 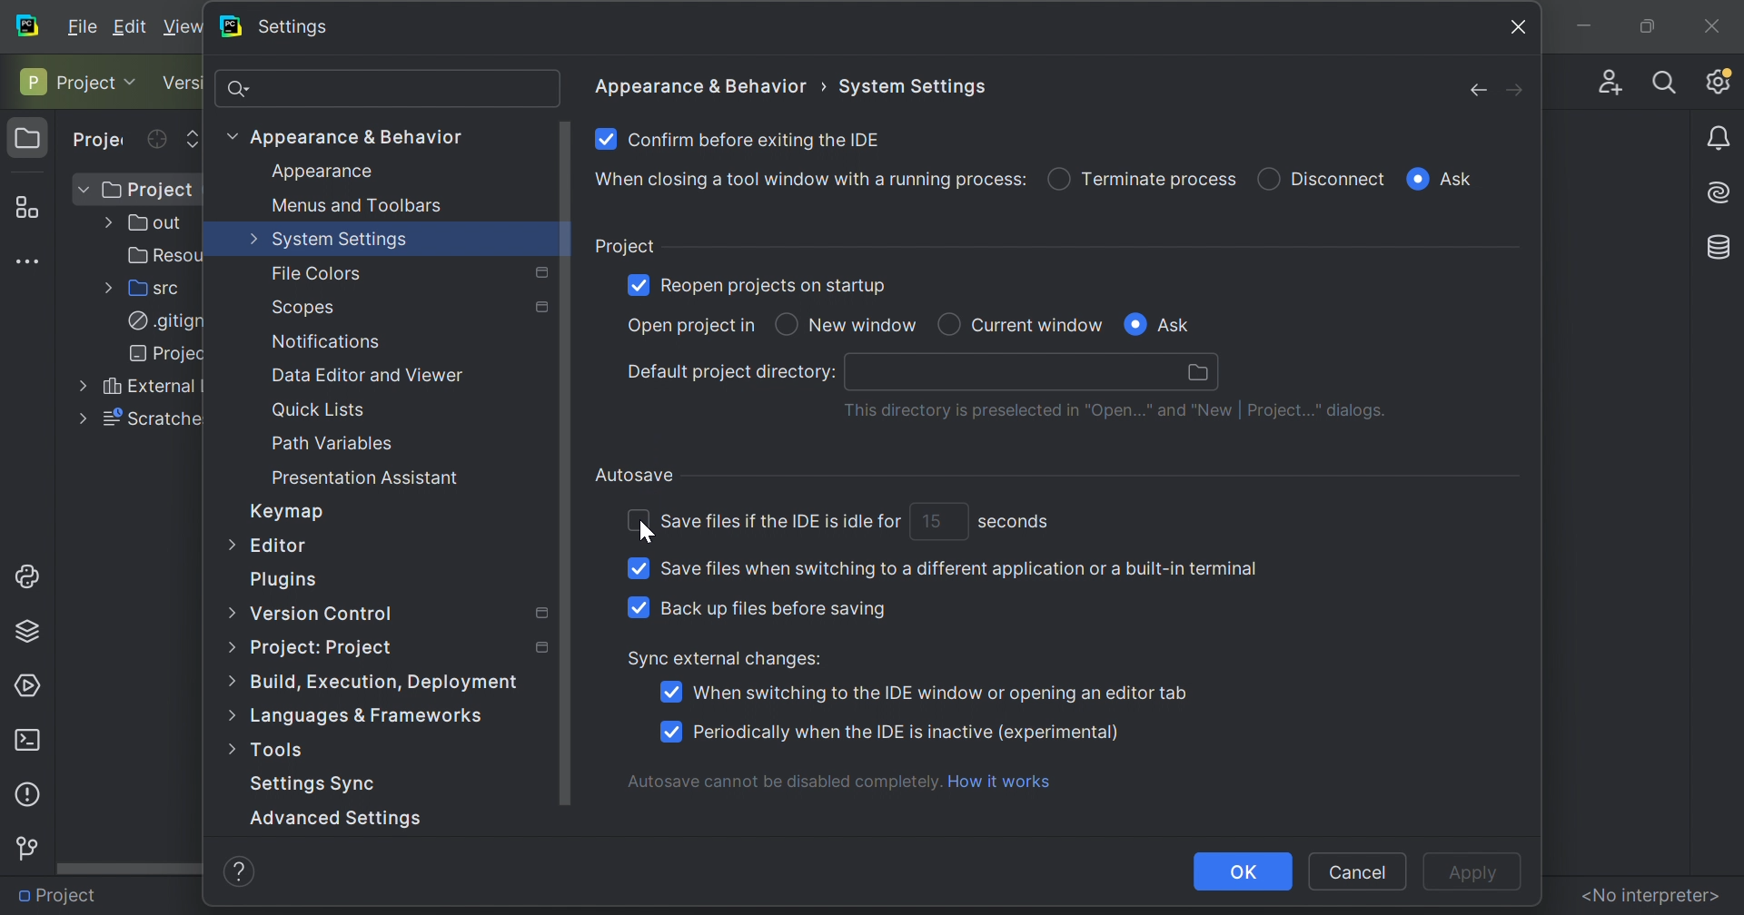 I want to click on View, so click(x=183, y=26).